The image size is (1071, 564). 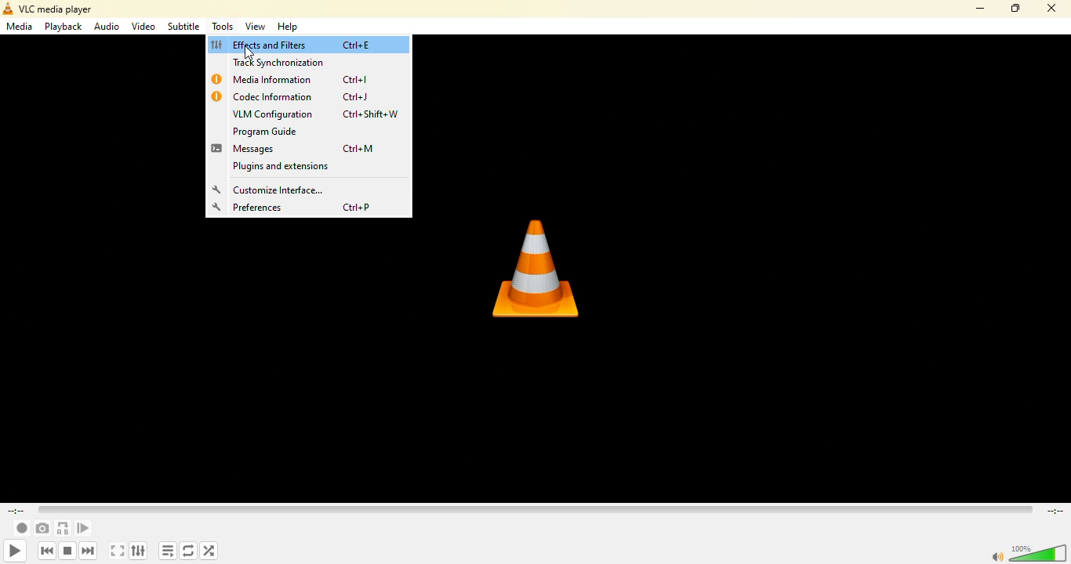 What do you see at coordinates (62, 527) in the screenshot?
I see `loop from point a to point b continuously` at bounding box center [62, 527].